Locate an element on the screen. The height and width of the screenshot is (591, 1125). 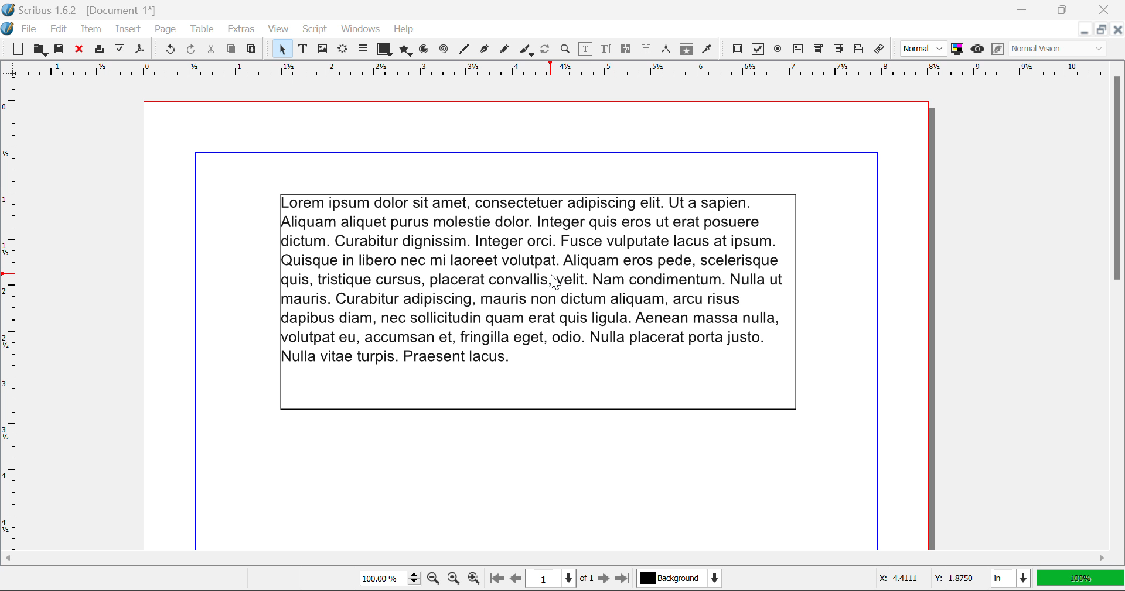
Page 1 of 1 is located at coordinates (560, 580).